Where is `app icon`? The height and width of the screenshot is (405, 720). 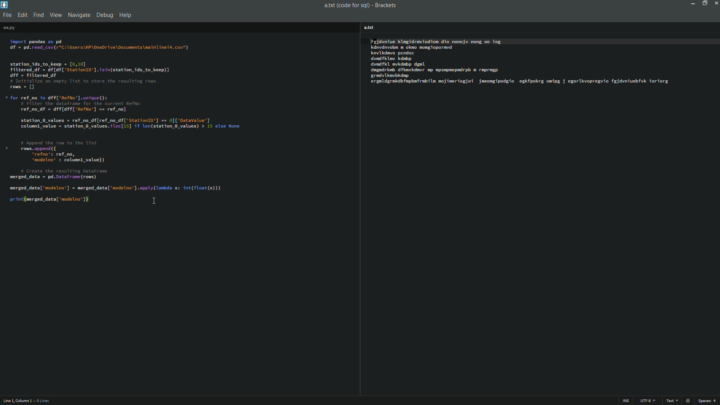
app icon is located at coordinates (5, 5).